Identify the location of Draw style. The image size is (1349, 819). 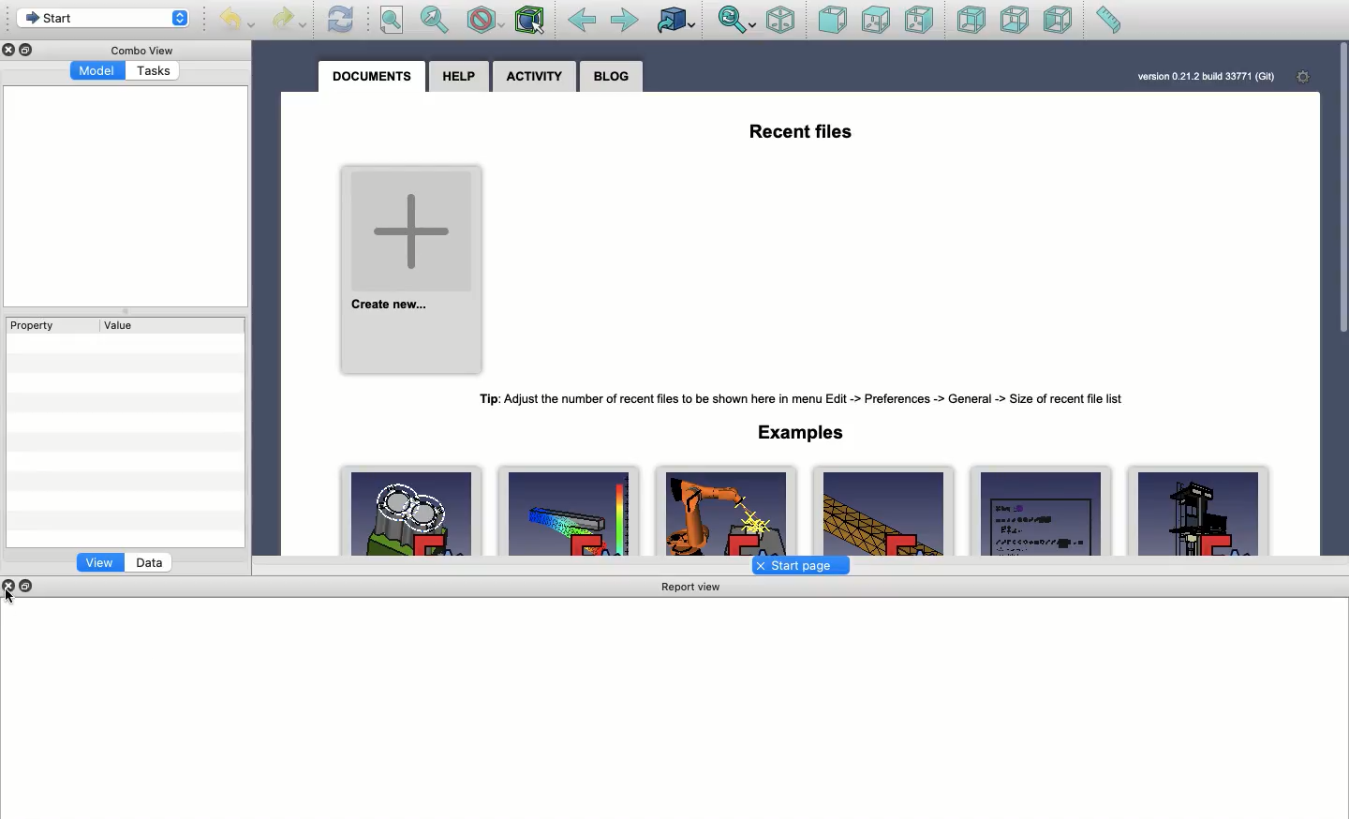
(484, 22).